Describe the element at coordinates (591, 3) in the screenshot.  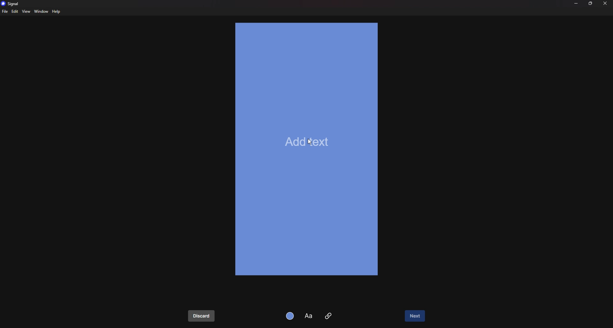
I see `resize` at that location.